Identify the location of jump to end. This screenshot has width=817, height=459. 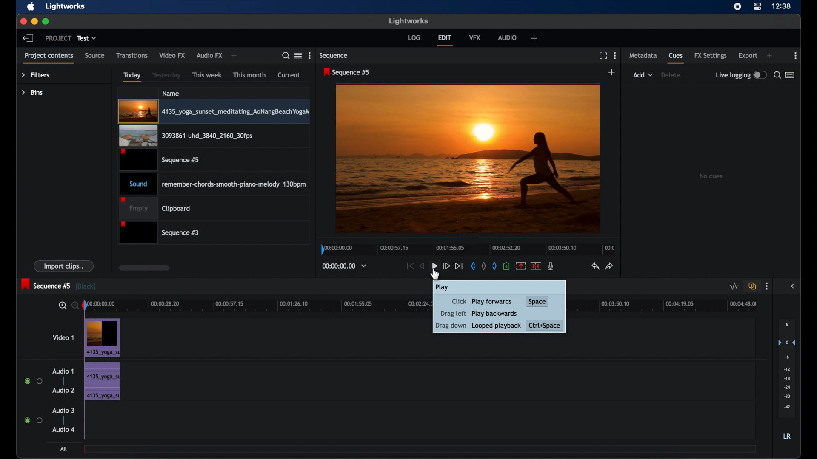
(459, 266).